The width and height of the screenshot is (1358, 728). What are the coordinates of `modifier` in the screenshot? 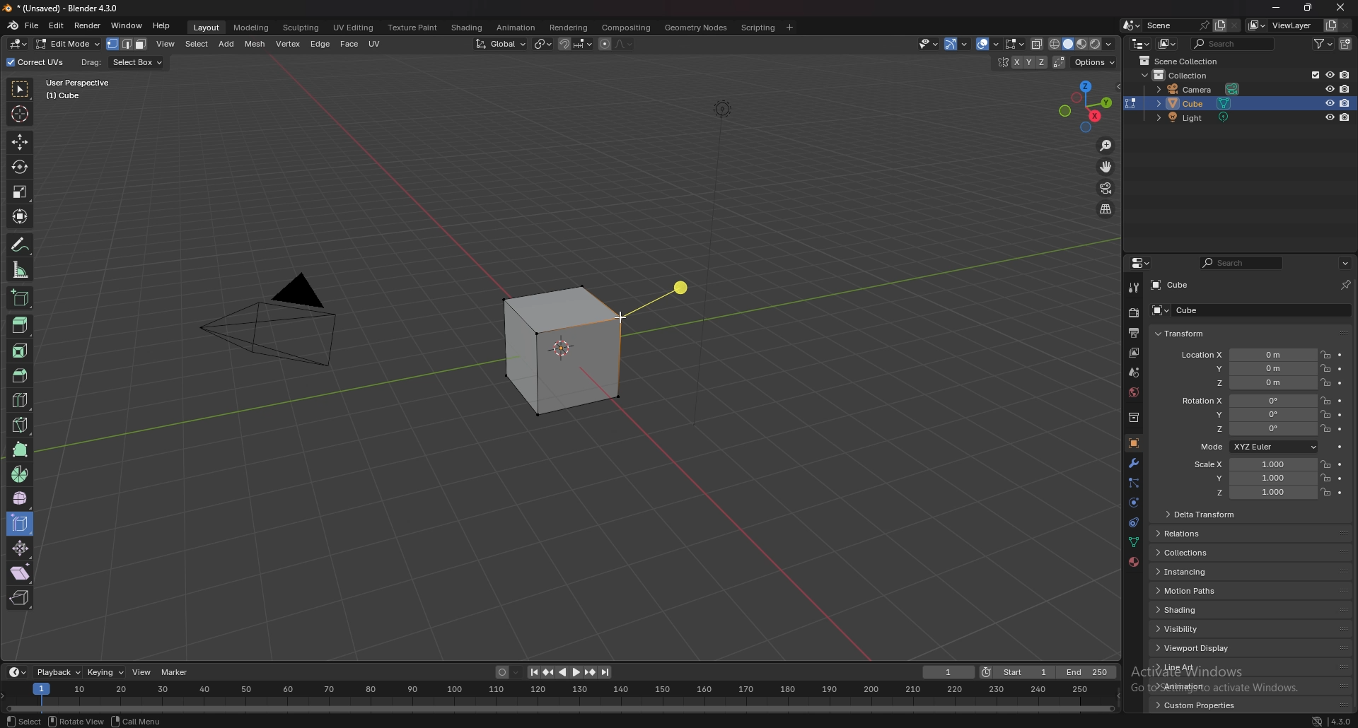 It's located at (1135, 462).